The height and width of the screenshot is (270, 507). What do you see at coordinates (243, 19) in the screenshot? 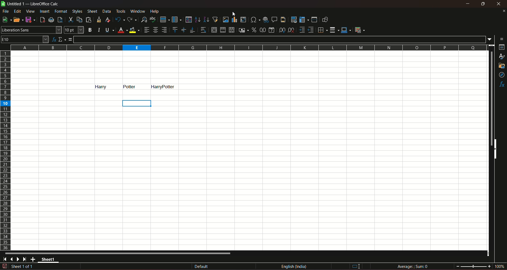
I see `insert or edit pivot table` at bounding box center [243, 19].